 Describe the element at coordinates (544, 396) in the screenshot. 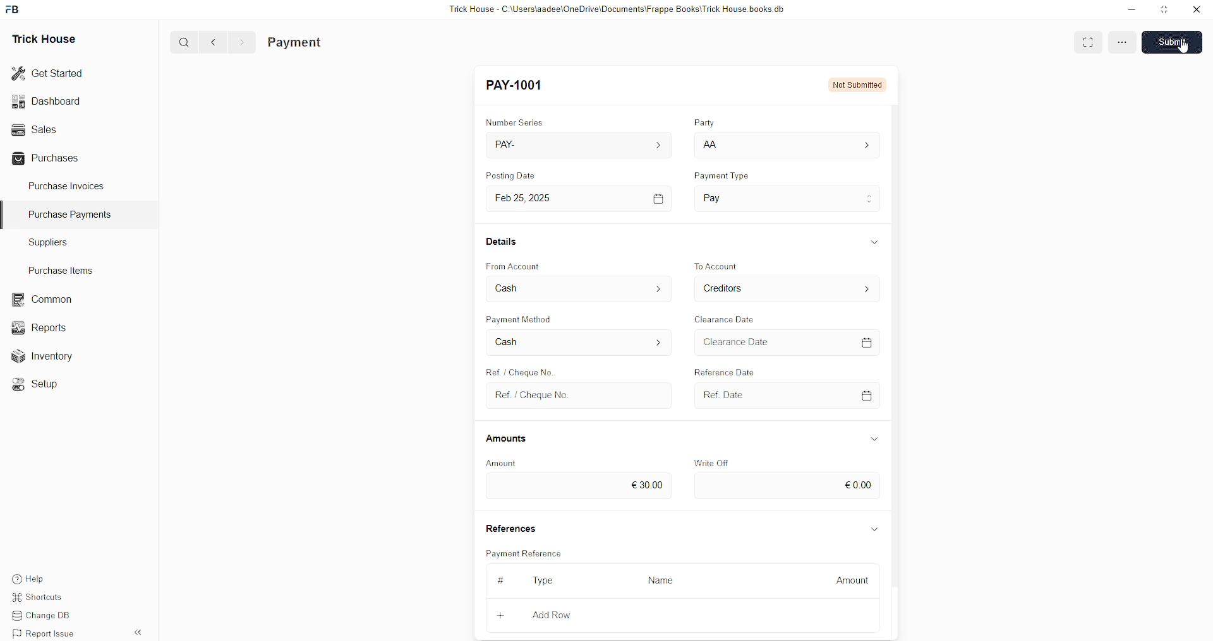

I see `Ref. / Cheque No.` at that location.